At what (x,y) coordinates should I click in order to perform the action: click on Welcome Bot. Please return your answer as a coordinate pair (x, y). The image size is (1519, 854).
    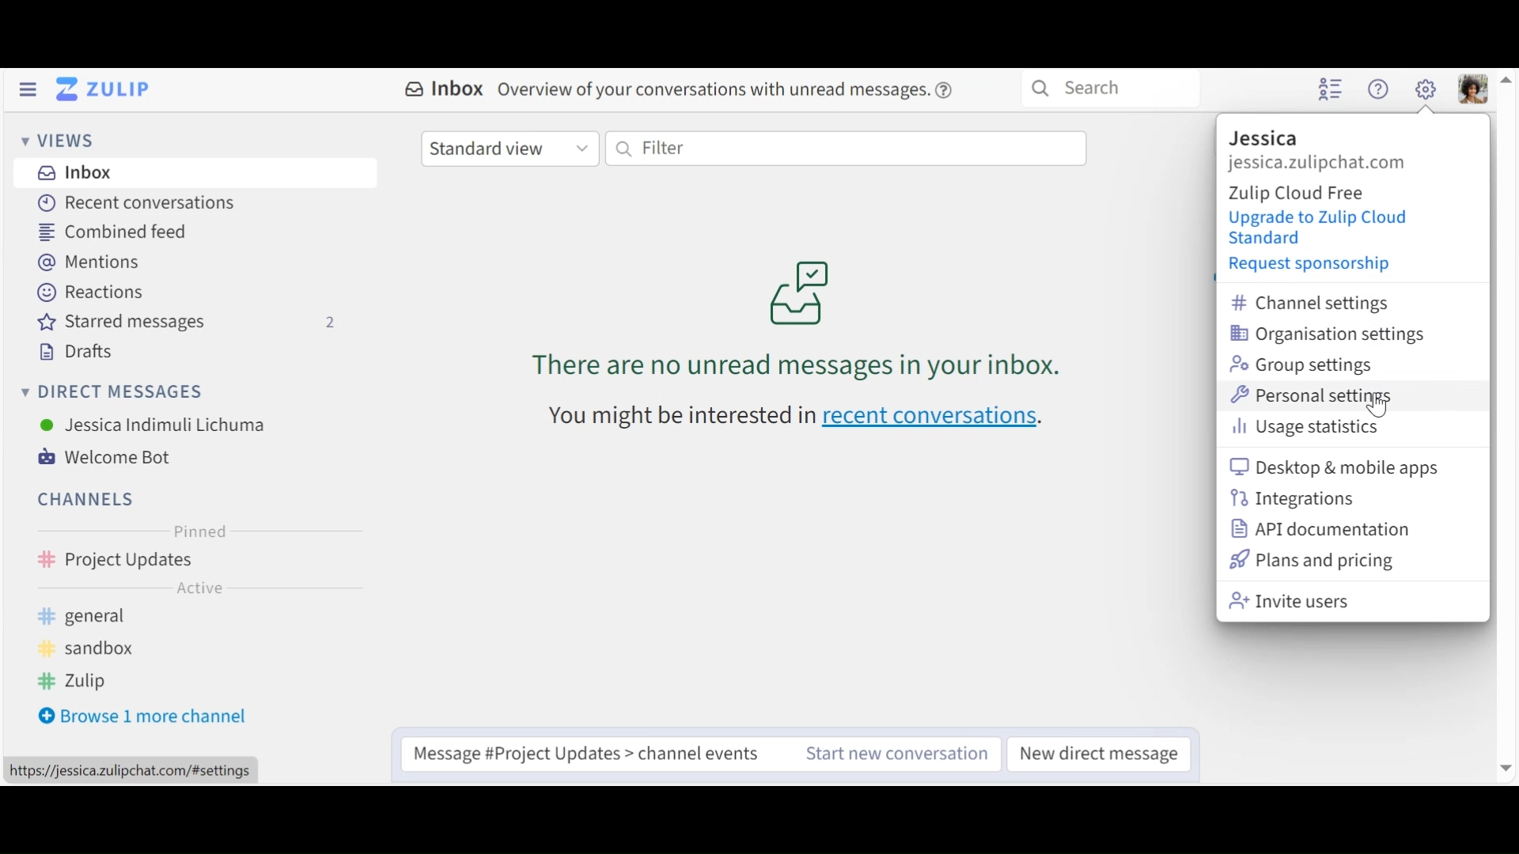
    Looking at the image, I should click on (104, 455).